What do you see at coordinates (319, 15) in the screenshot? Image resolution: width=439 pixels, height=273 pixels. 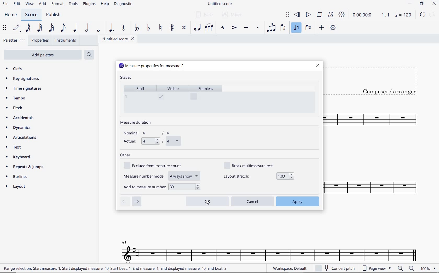 I see `LOOP PLAYBACK` at bounding box center [319, 15].